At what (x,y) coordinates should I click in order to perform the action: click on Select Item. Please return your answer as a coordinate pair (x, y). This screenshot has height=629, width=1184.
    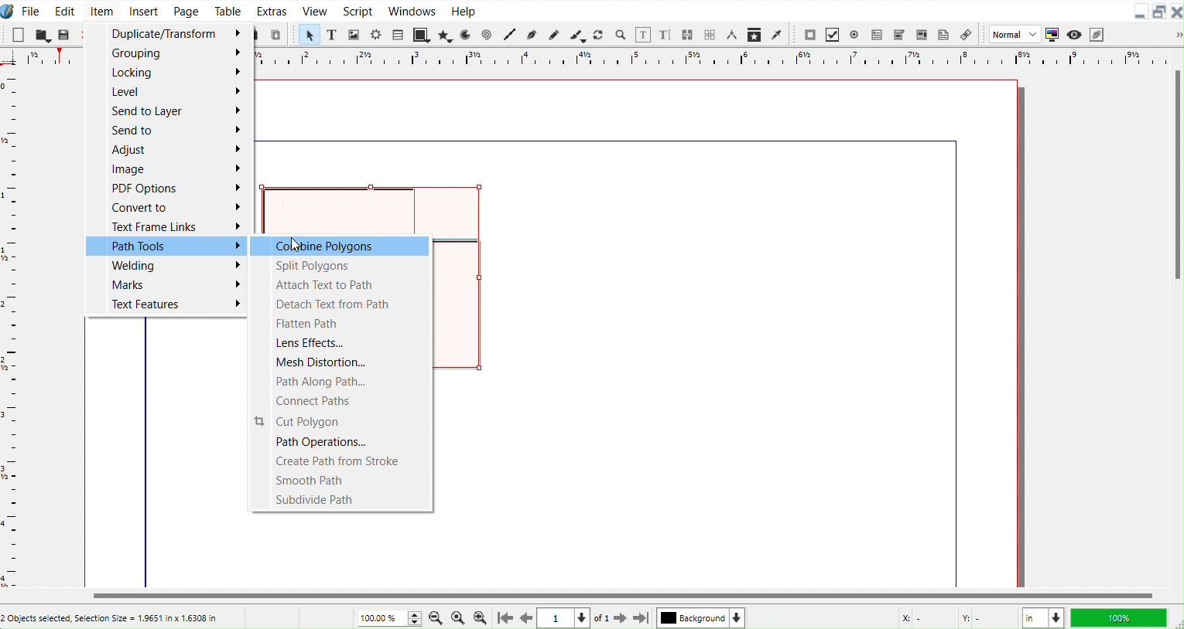
    Looking at the image, I should click on (310, 35).